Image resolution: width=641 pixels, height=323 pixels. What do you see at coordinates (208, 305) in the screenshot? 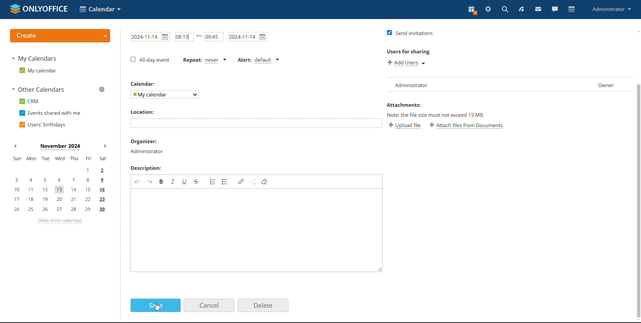
I see `cancel` at bounding box center [208, 305].